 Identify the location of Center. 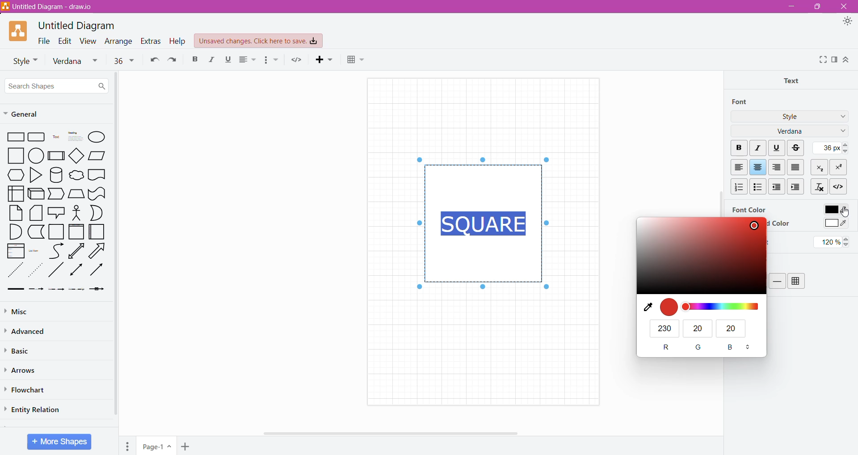
(758, 167).